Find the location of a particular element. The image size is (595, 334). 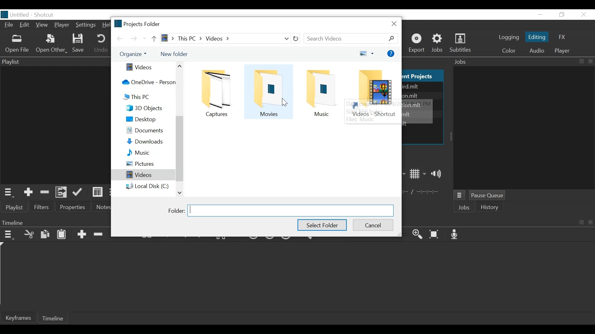

Folder is located at coordinates (268, 92).